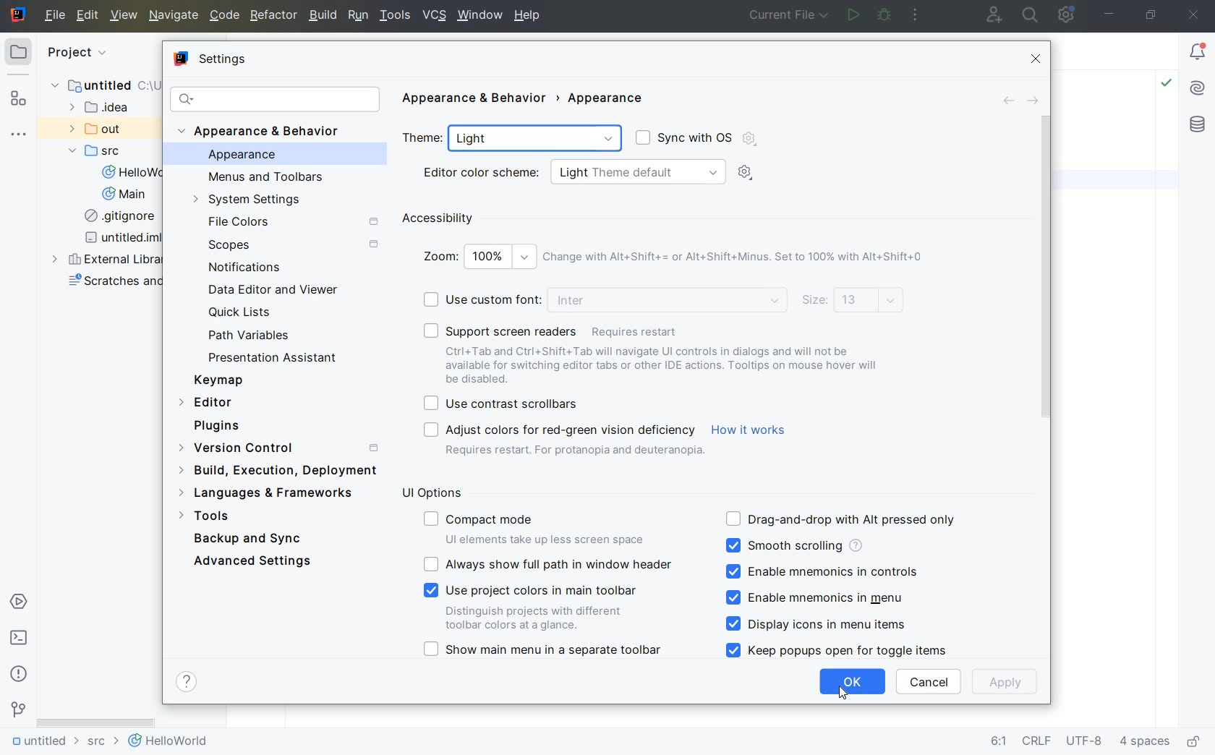 The width and height of the screenshot is (1215, 755). Describe the element at coordinates (104, 743) in the screenshot. I see `SRC` at that location.